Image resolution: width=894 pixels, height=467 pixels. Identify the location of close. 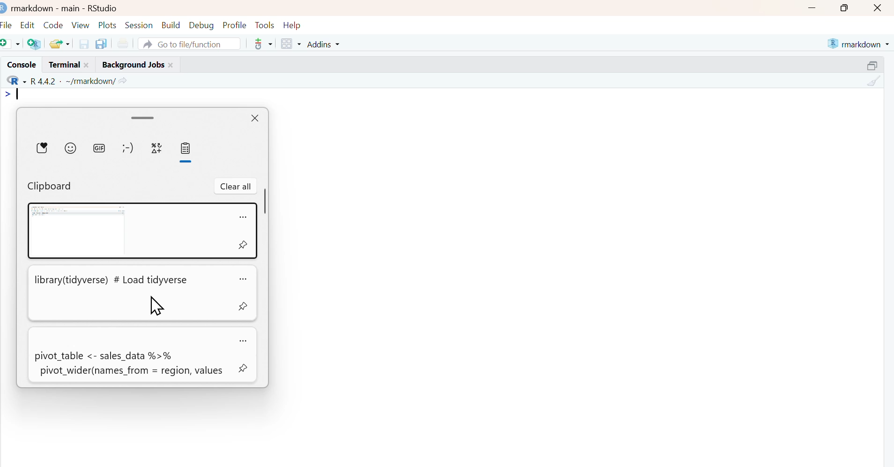
(256, 117).